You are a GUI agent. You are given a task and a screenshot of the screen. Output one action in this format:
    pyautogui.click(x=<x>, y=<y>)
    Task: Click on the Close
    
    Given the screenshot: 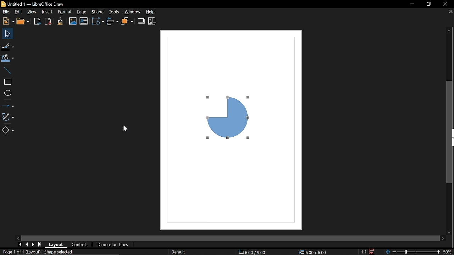 What is the action you would take?
    pyautogui.click(x=445, y=4)
    